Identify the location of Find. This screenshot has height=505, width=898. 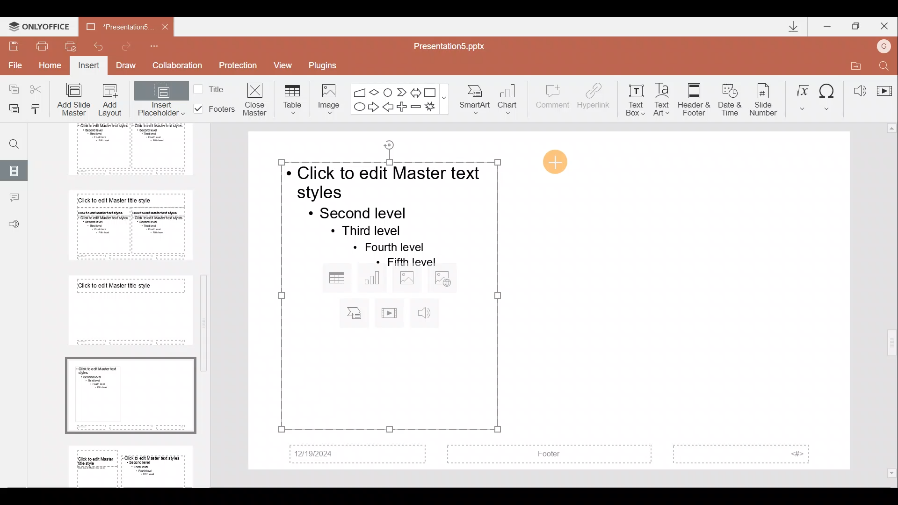
(885, 64).